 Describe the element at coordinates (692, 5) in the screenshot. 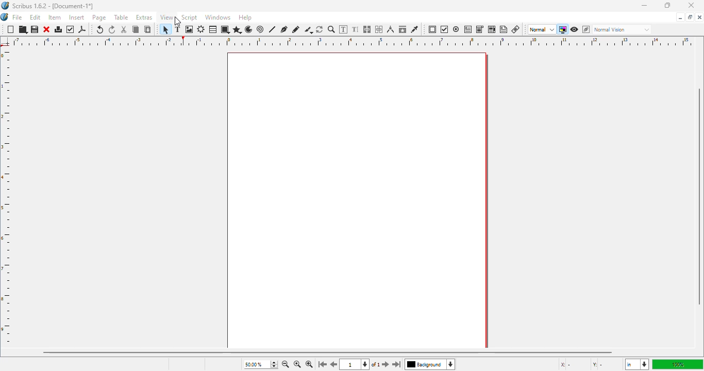

I see `close` at that location.